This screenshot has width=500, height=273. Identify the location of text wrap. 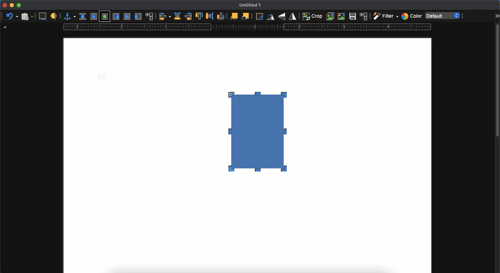
(150, 17).